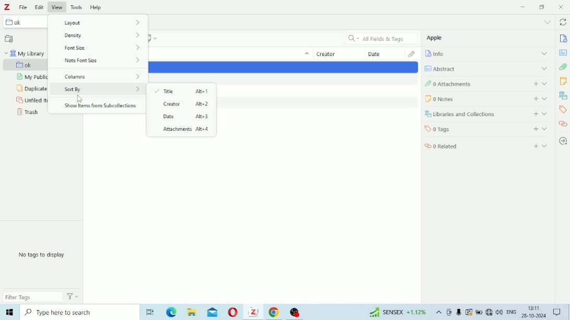 The image size is (570, 320). I want to click on My Publications, so click(31, 78).